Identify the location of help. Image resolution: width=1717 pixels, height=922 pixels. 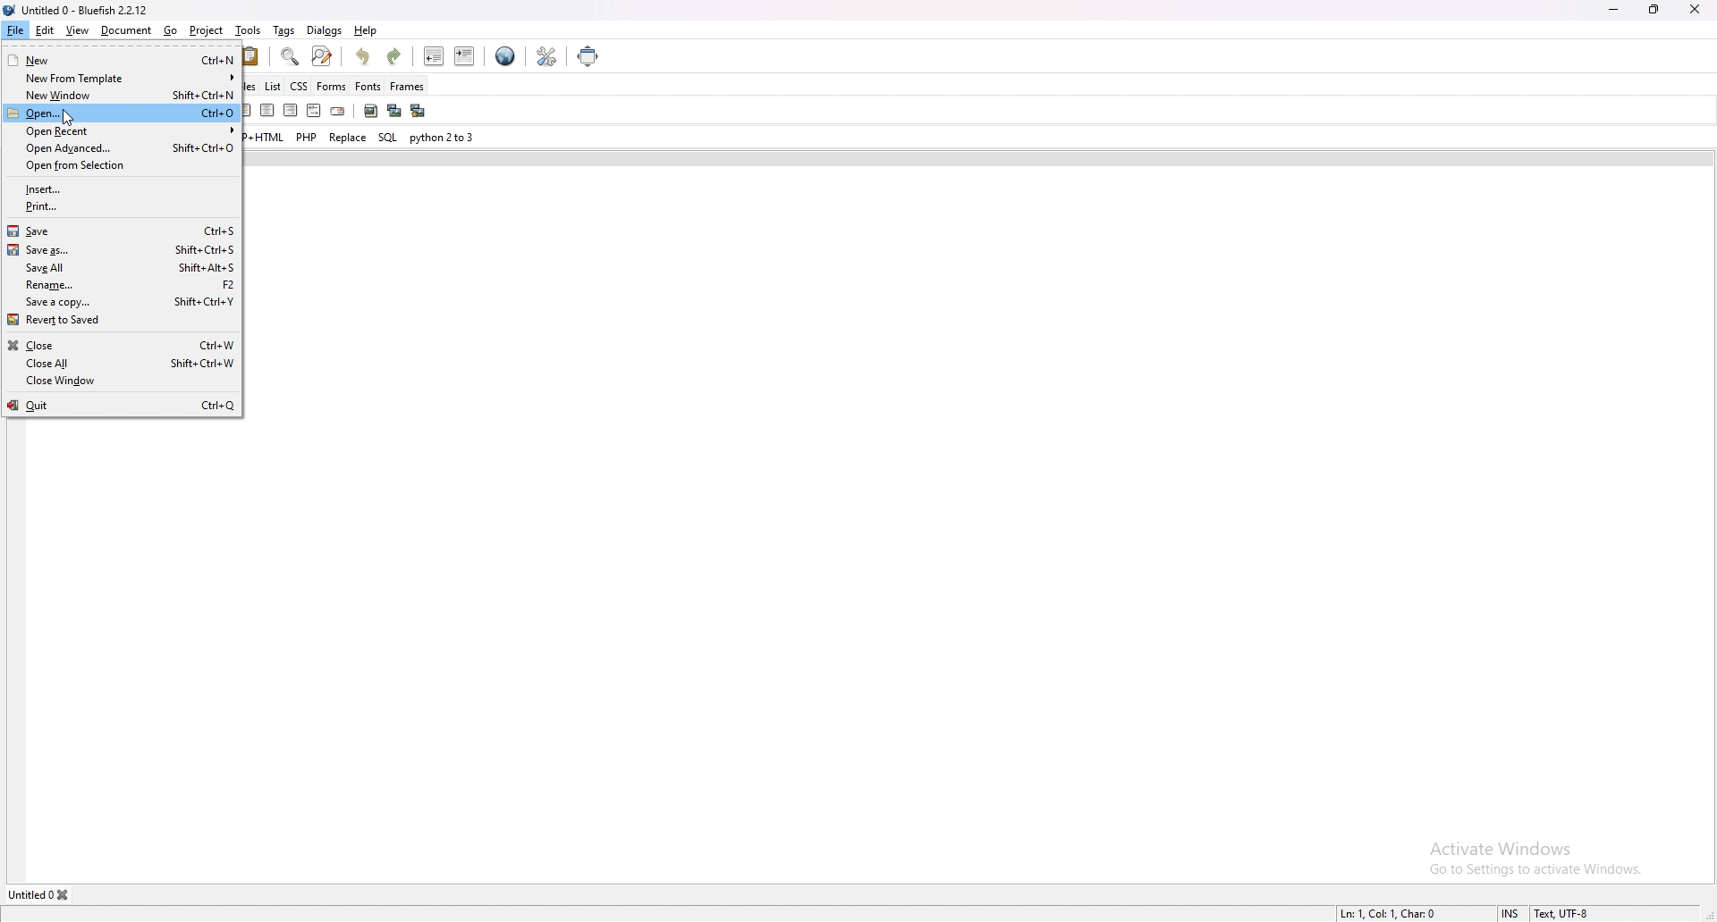
(367, 31).